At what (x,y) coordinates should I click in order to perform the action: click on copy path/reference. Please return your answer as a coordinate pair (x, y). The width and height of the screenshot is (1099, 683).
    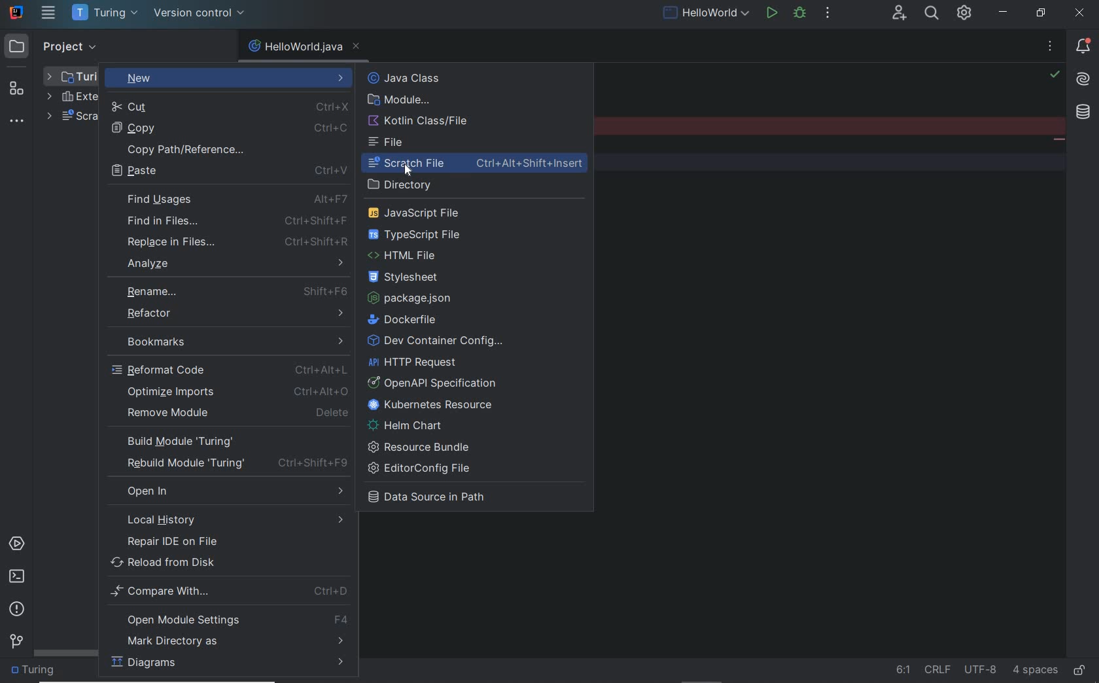
    Looking at the image, I should click on (228, 149).